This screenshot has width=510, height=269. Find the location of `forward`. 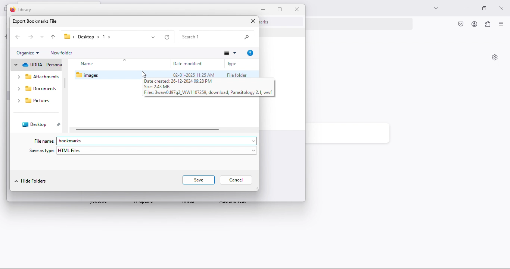

forward is located at coordinates (31, 38).